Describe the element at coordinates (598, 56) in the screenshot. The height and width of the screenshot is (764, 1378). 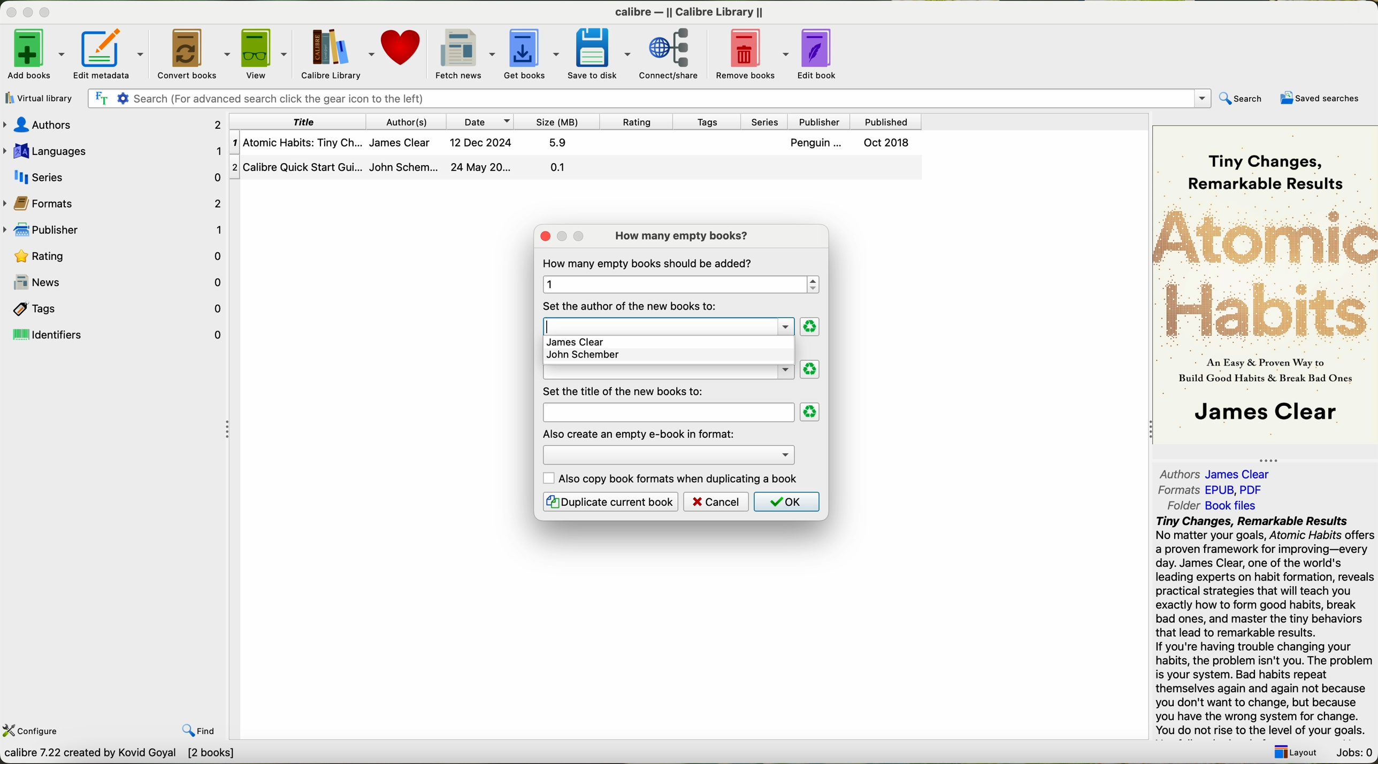
I see `save to disk` at that location.